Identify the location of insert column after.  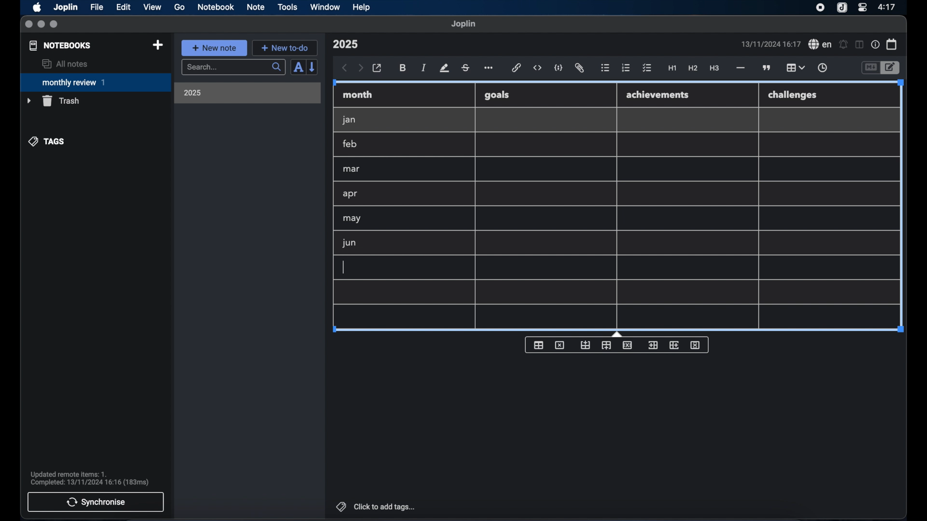
(674, 345).